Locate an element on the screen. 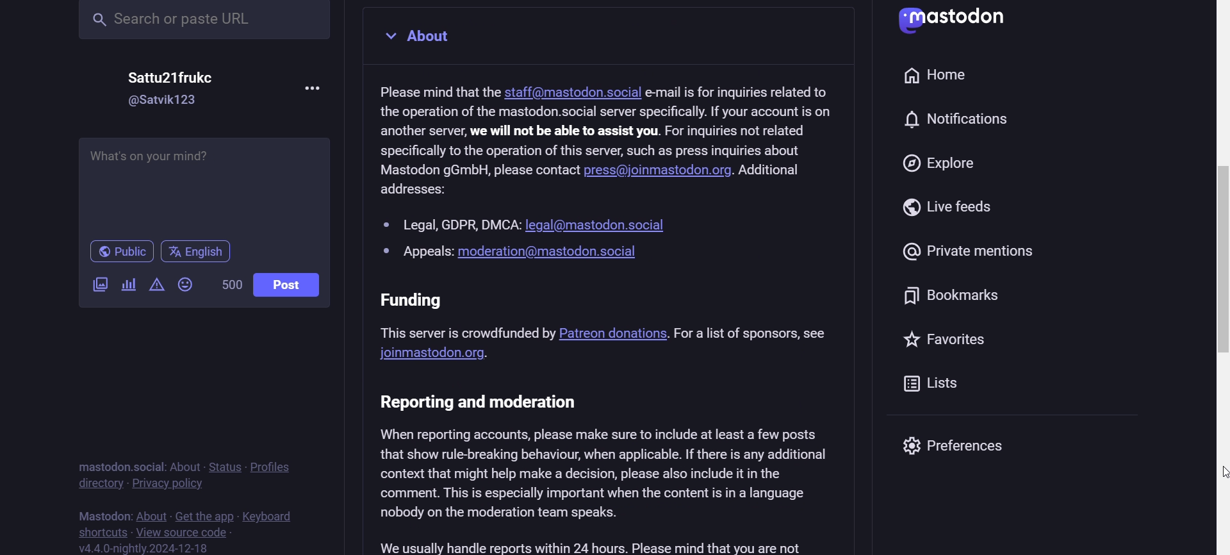 The width and height of the screenshot is (1230, 555). Reporting and moderation information is located at coordinates (610, 472).